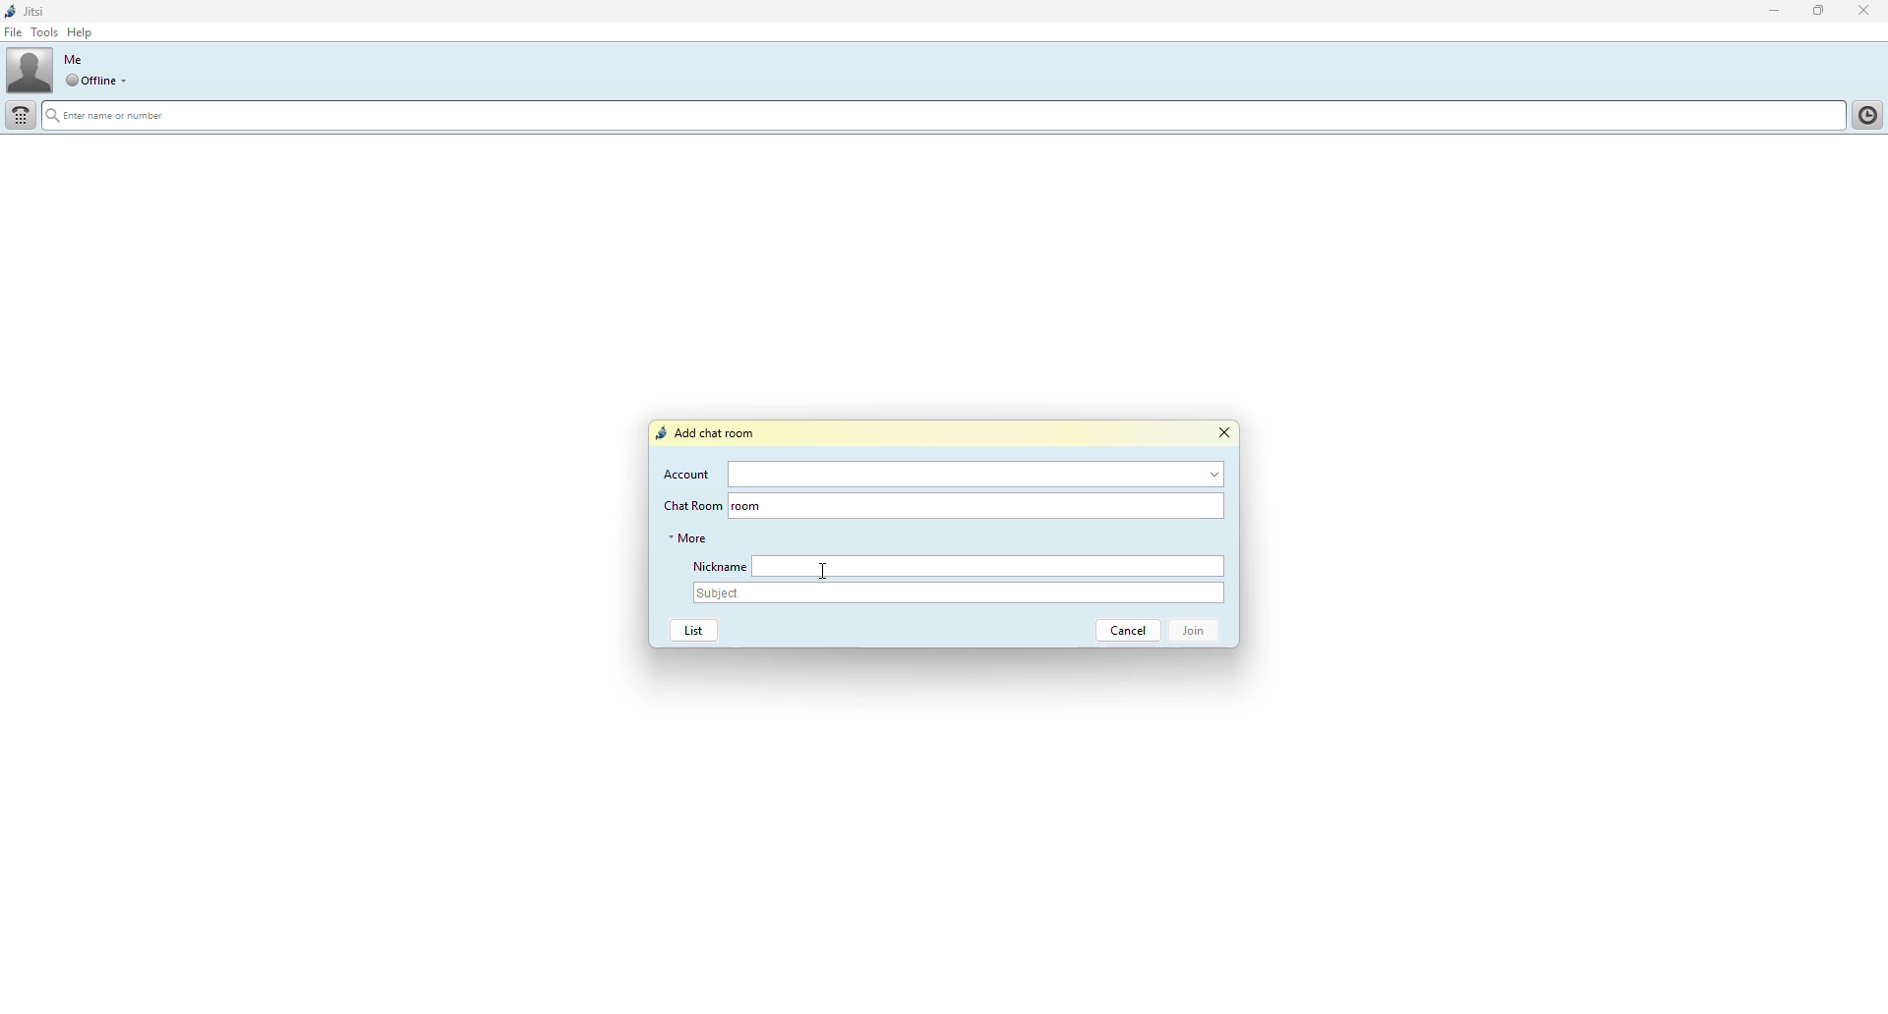  Describe the element at coordinates (44, 33) in the screenshot. I see `tools` at that location.